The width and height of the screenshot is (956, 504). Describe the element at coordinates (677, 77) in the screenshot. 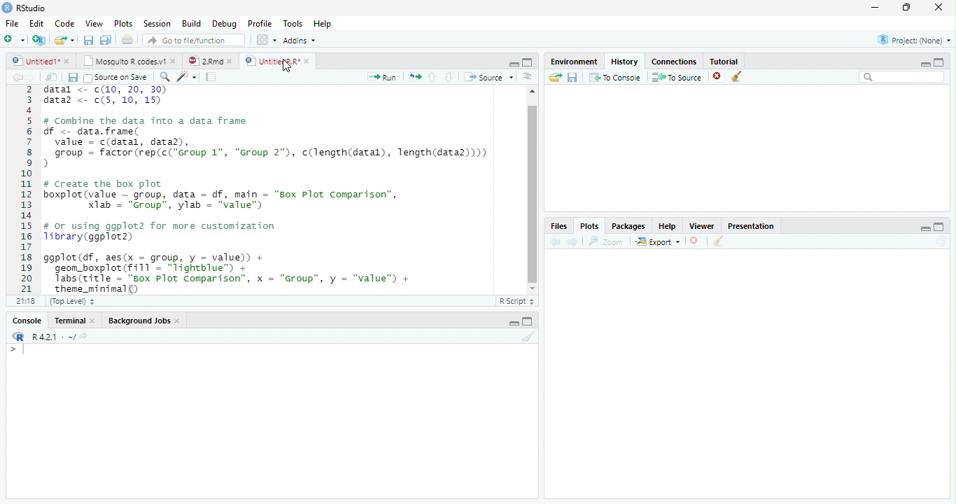

I see `To Source` at that location.